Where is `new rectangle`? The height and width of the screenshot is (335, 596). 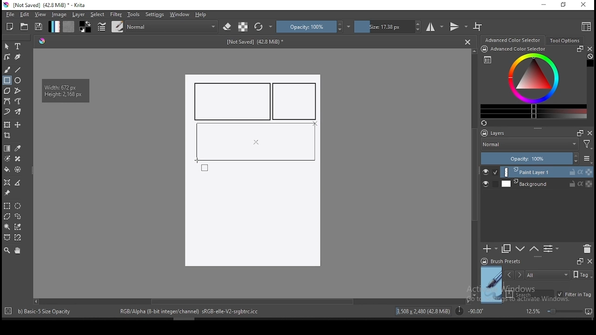
new rectangle is located at coordinates (296, 101).